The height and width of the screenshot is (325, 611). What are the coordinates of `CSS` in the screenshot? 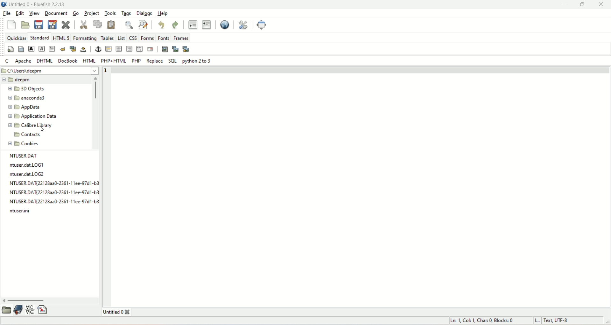 It's located at (132, 38).